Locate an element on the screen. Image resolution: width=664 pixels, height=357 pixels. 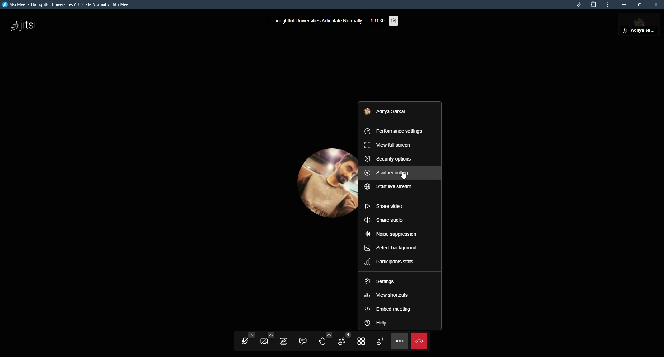
more actions is located at coordinates (400, 341).